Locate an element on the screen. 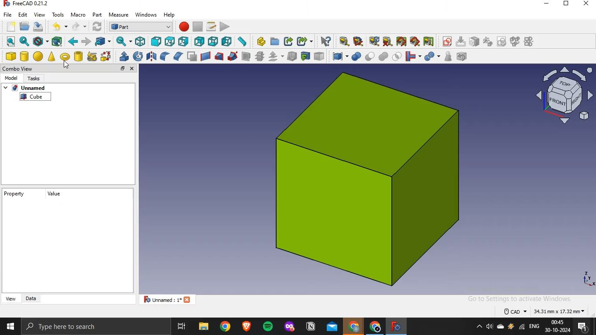  data is located at coordinates (33, 298).